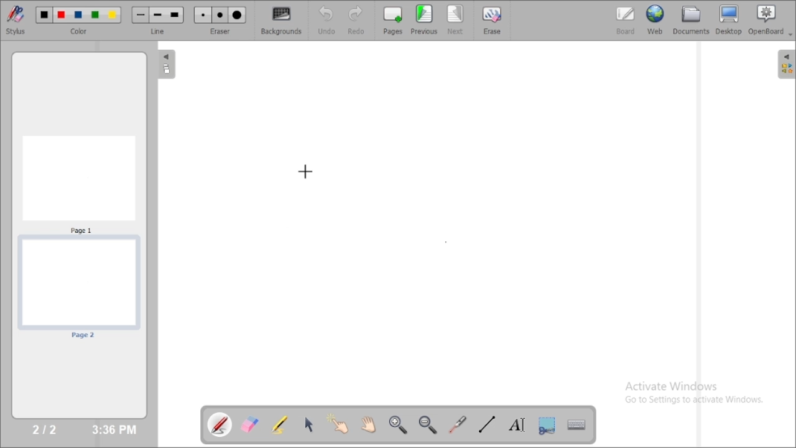 Image resolution: width=796 pixels, height=448 pixels. What do you see at coordinates (576, 424) in the screenshot?
I see `display virtual keyboard` at bounding box center [576, 424].